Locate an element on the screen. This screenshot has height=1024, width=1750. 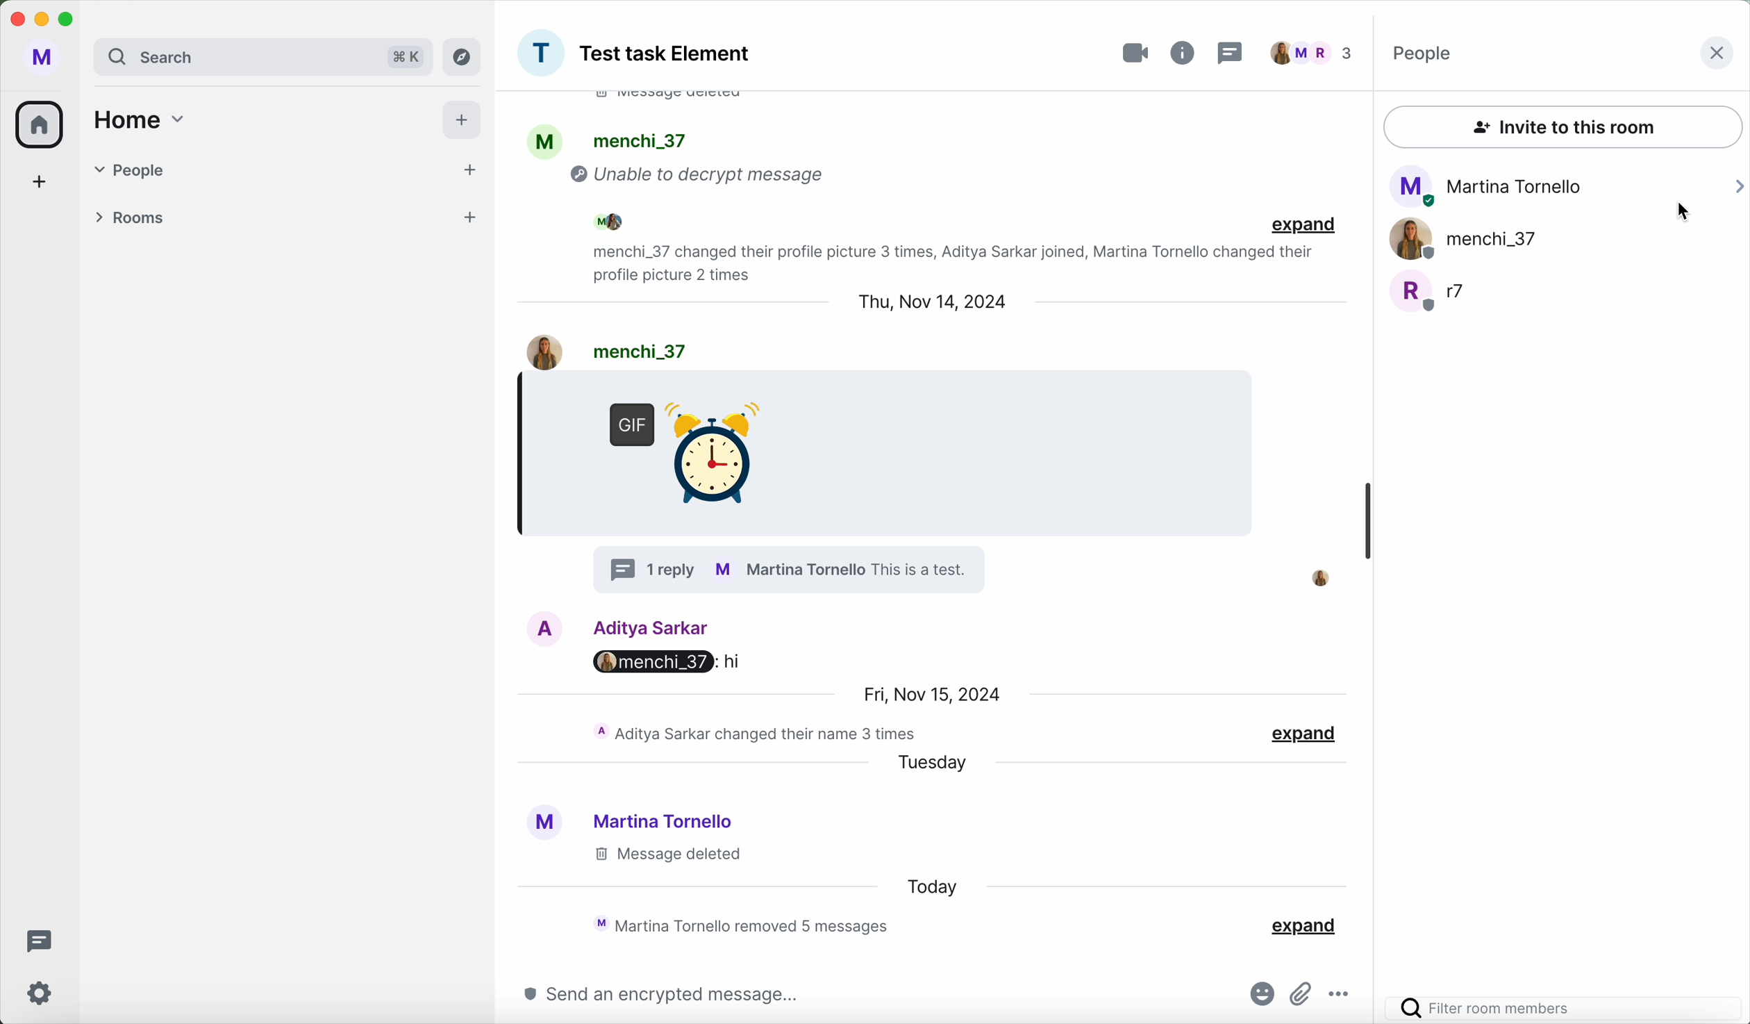
image profile is located at coordinates (546, 627).